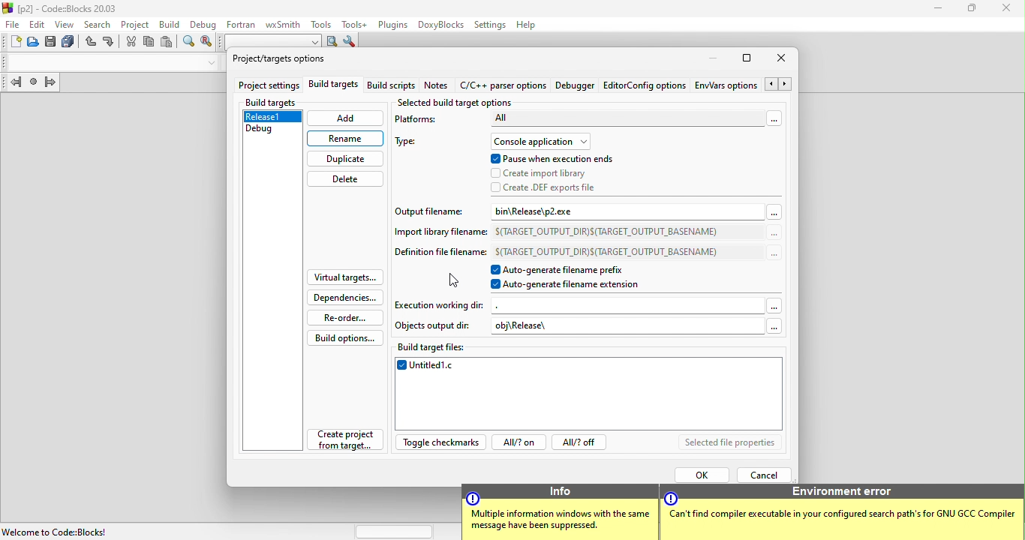 The width and height of the screenshot is (1025, 540). Describe the element at coordinates (347, 317) in the screenshot. I see `re order` at that location.